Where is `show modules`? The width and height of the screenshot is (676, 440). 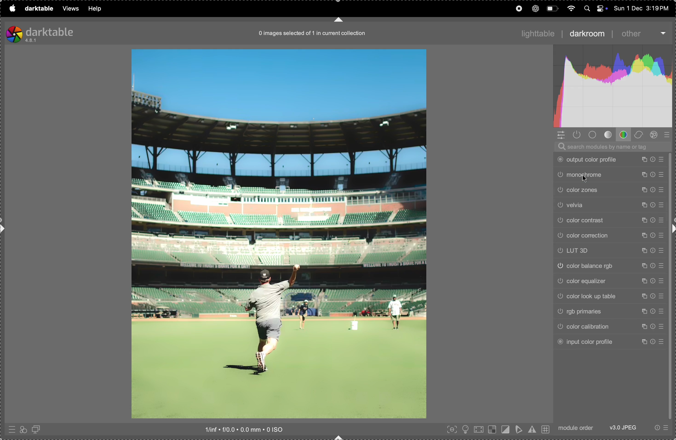
show modules is located at coordinates (577, 135).